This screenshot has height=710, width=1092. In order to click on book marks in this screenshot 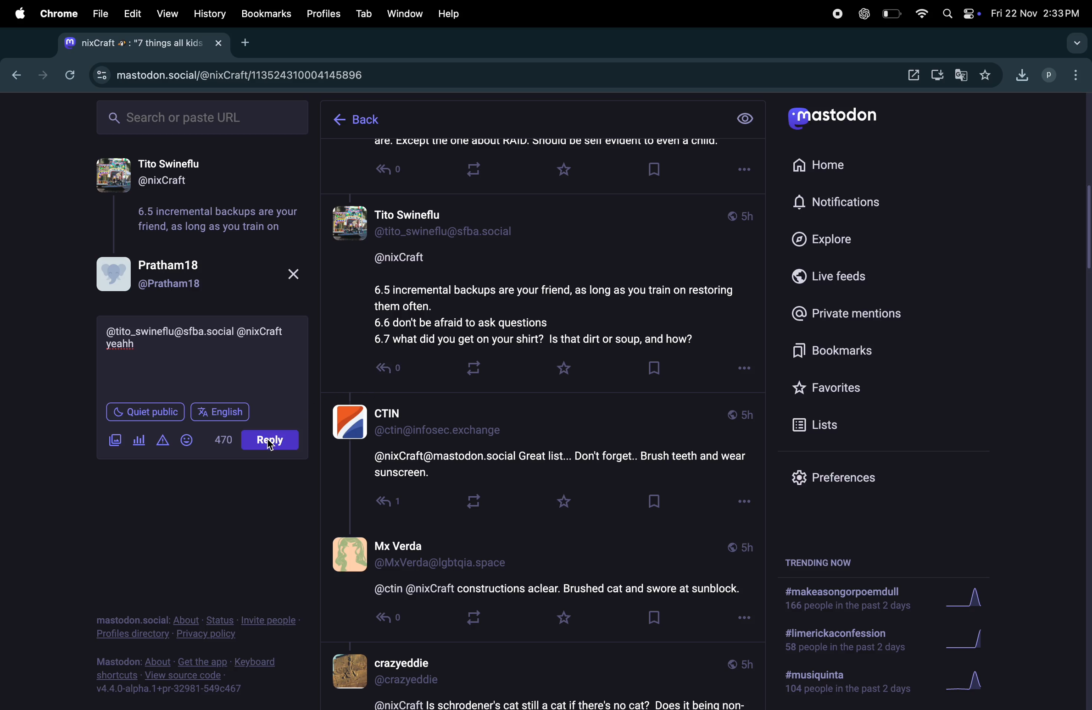, I will do `click(858, 352)`.